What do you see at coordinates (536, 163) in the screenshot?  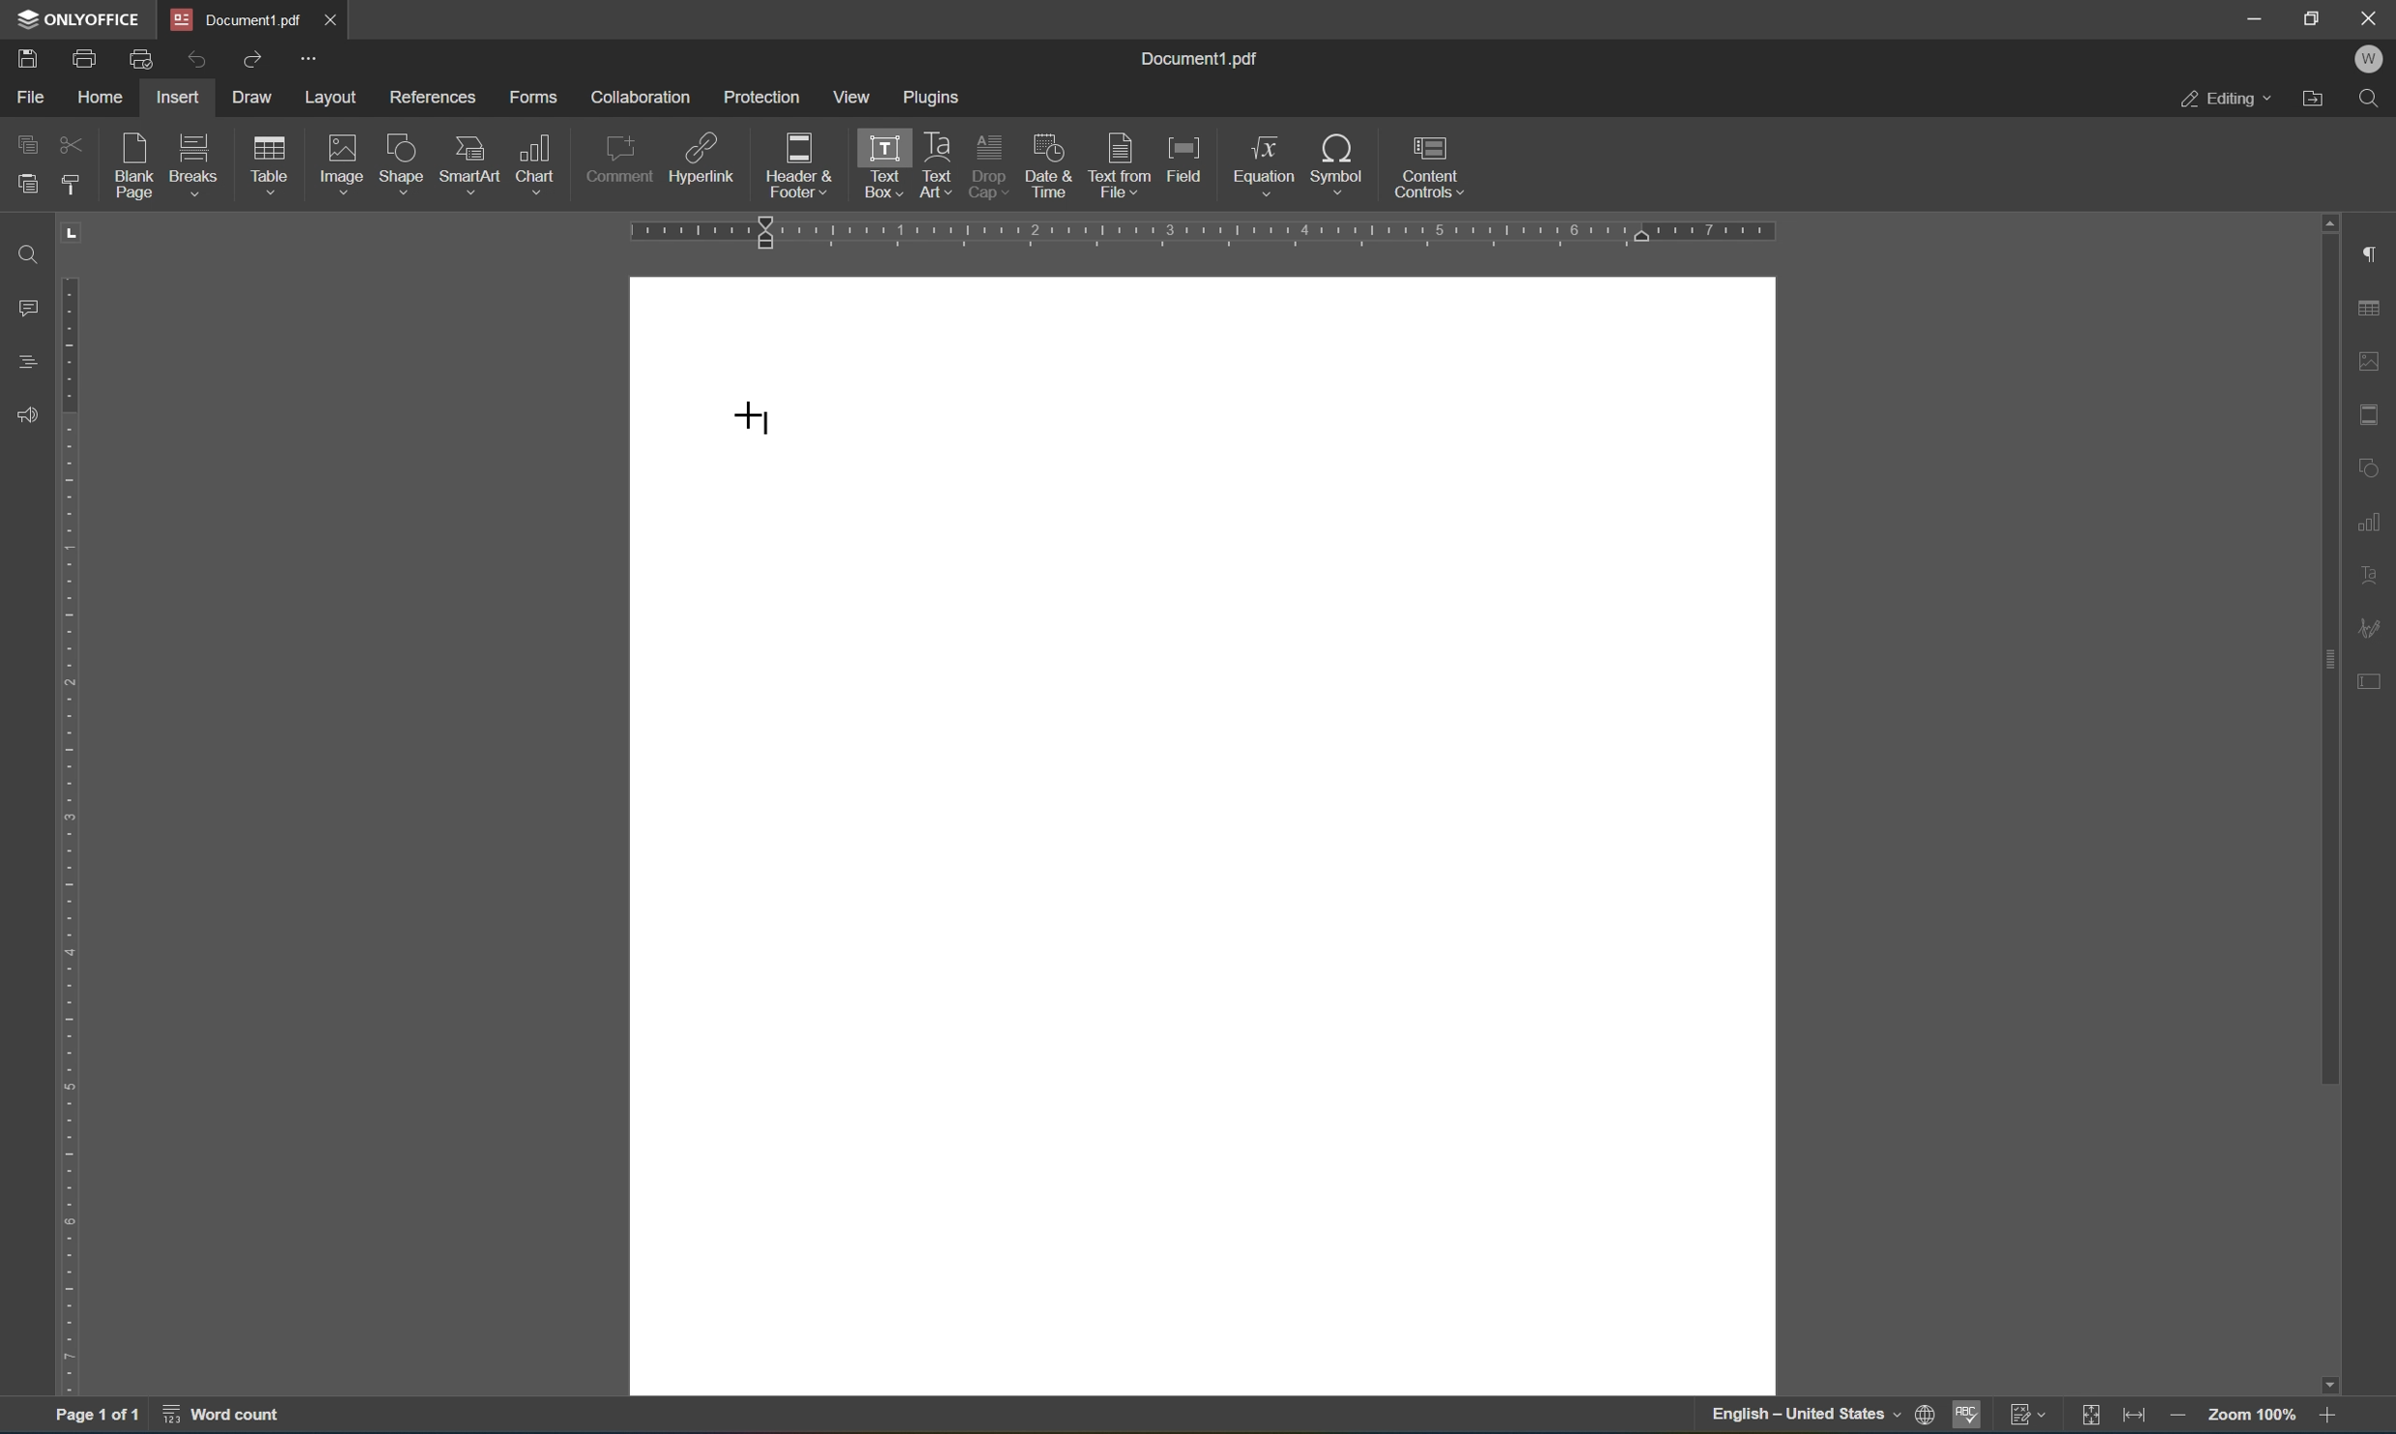 I see `chart` at bounding box center [536, 163].